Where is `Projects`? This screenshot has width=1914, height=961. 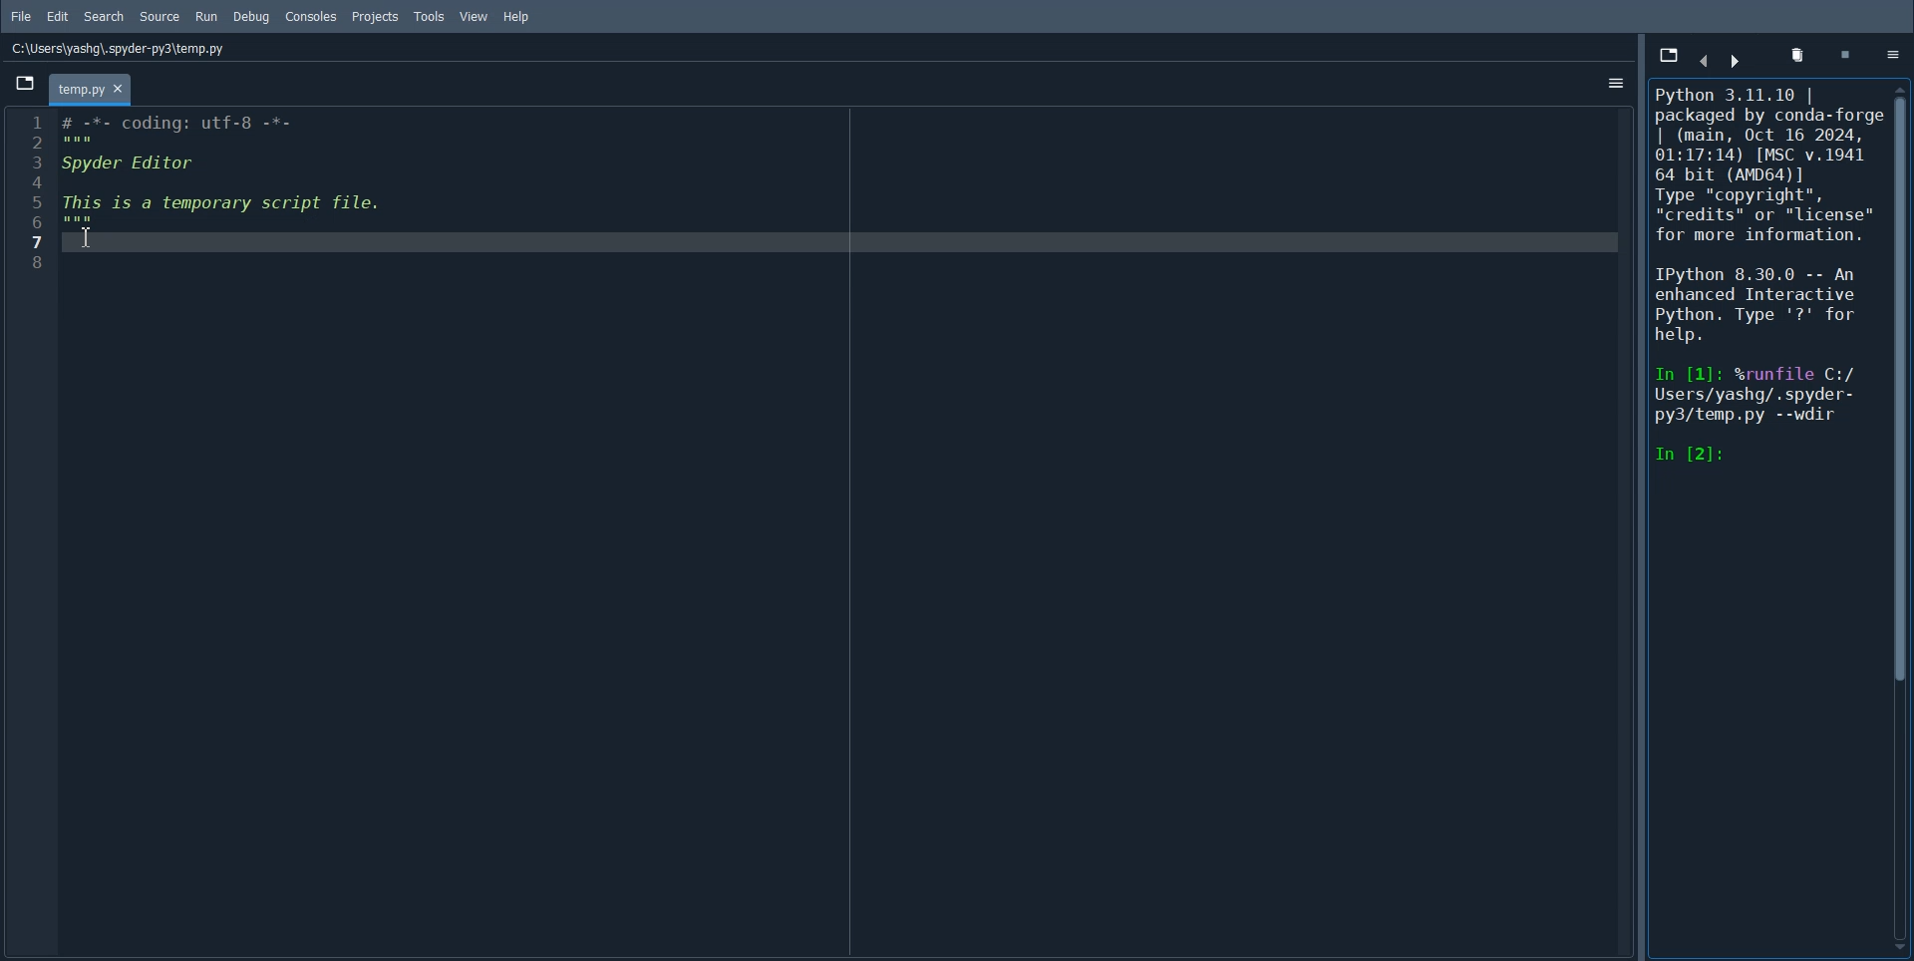
Projects is located at coordinates (375, 17).